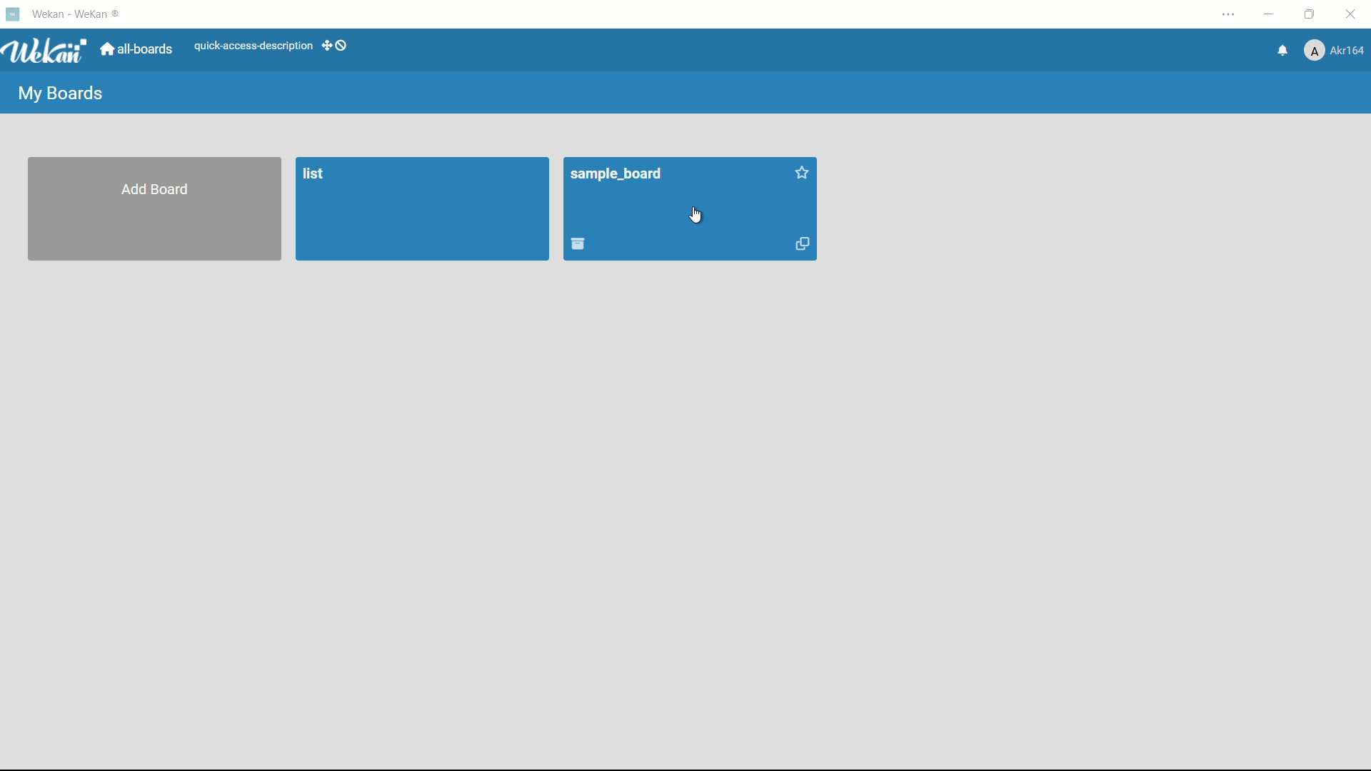 The image size is (1371, 771). I want to click on quick-access-description, so click(251, 45).